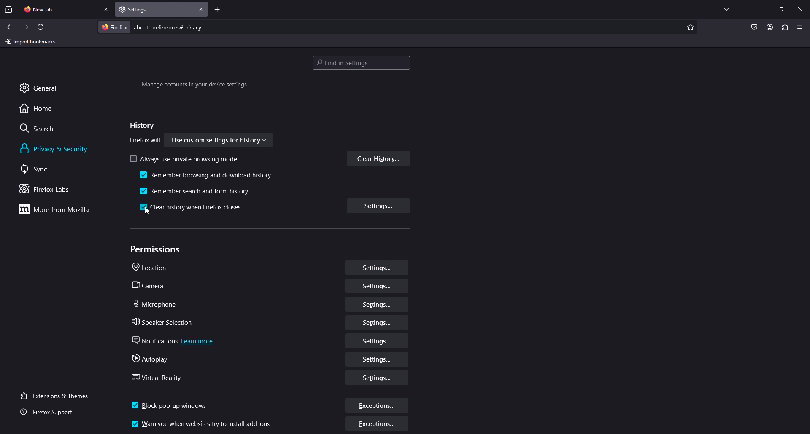 This screenshot has height=434, width=810. Describe the element at coordinates (147, 212) in the screenshot. I see `cursor` at that location.